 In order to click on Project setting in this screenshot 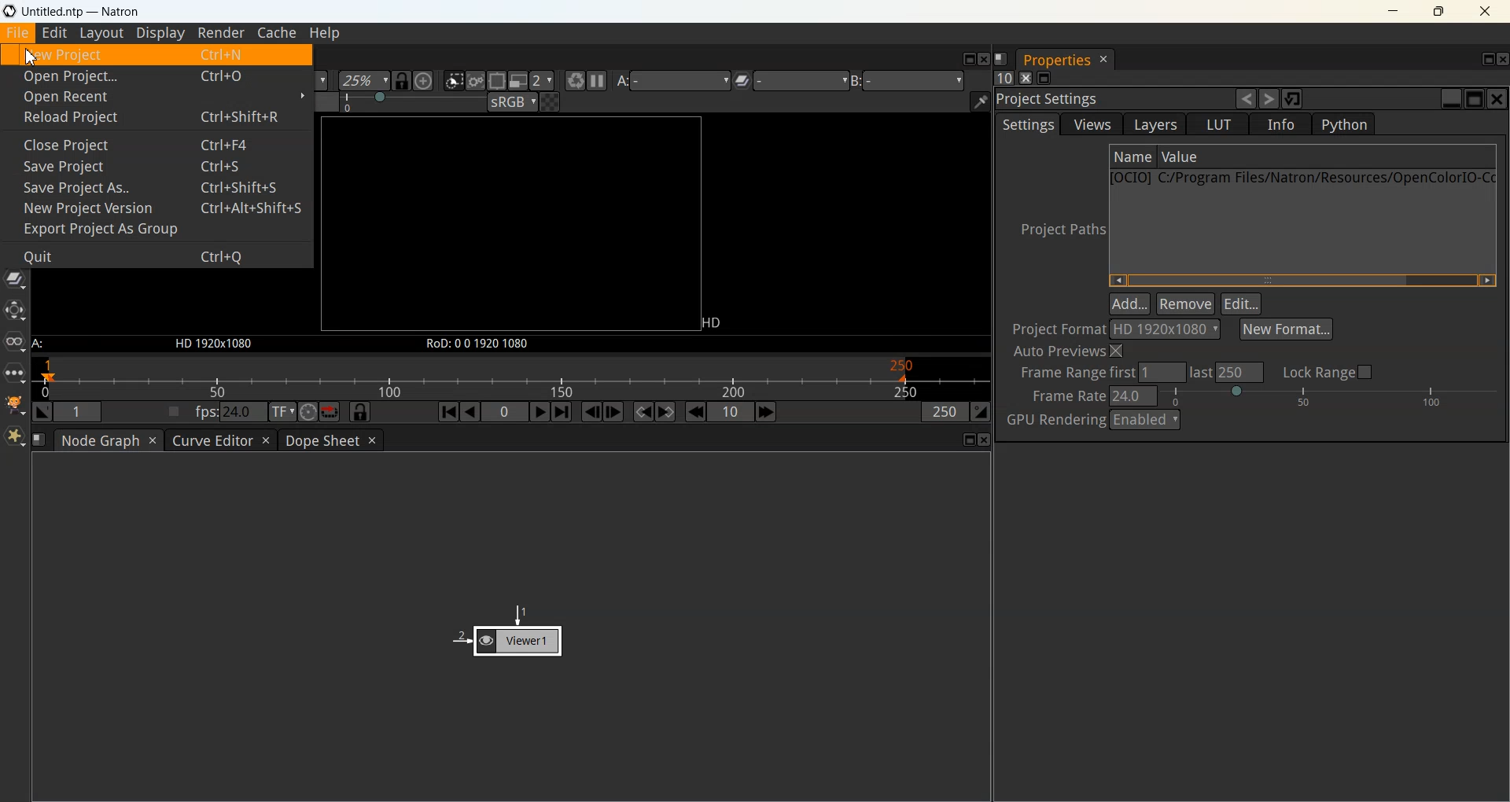, I will do `click(1112, 100)`.